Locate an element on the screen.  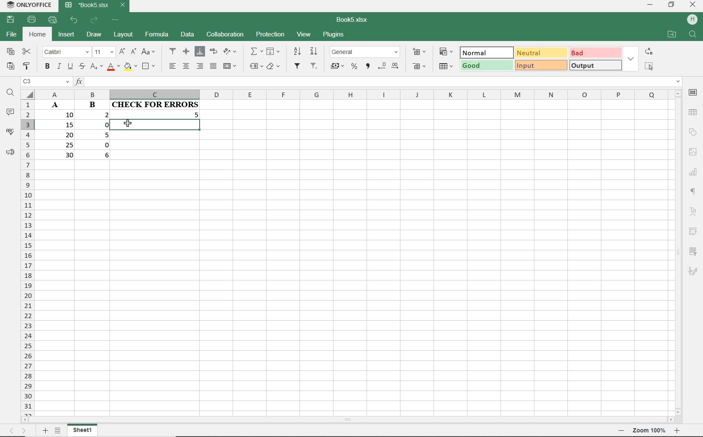
ROWS is located at coordinates (28, 257).